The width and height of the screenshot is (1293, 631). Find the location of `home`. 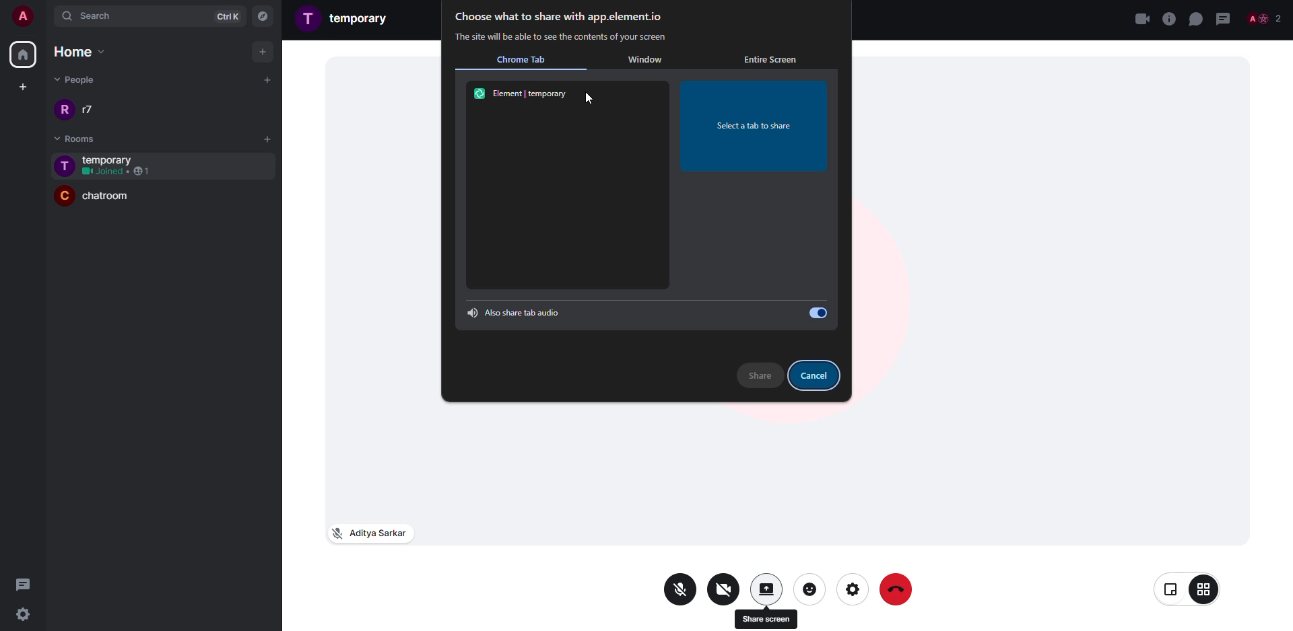

home is located at coordinates (75, 51).